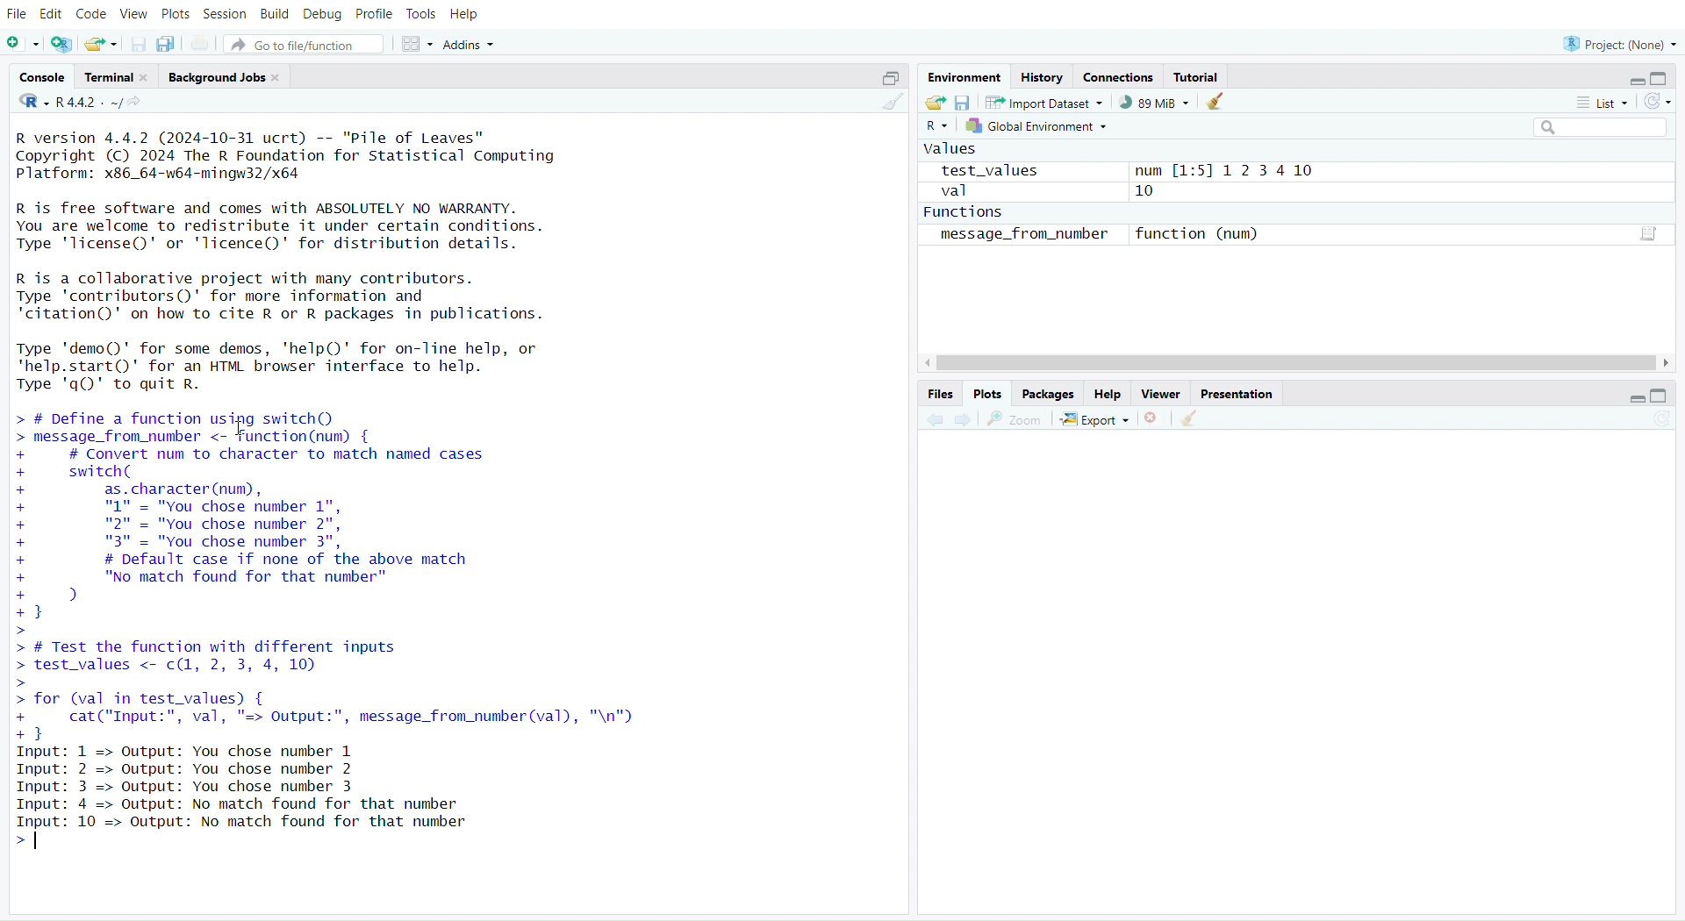 Image resolution: width=1685 pixels, height=921 pixels. What do you see at coordinates (242, 428) in the screenshot?
I see `Text cursor` at bounding box center [242, 428].